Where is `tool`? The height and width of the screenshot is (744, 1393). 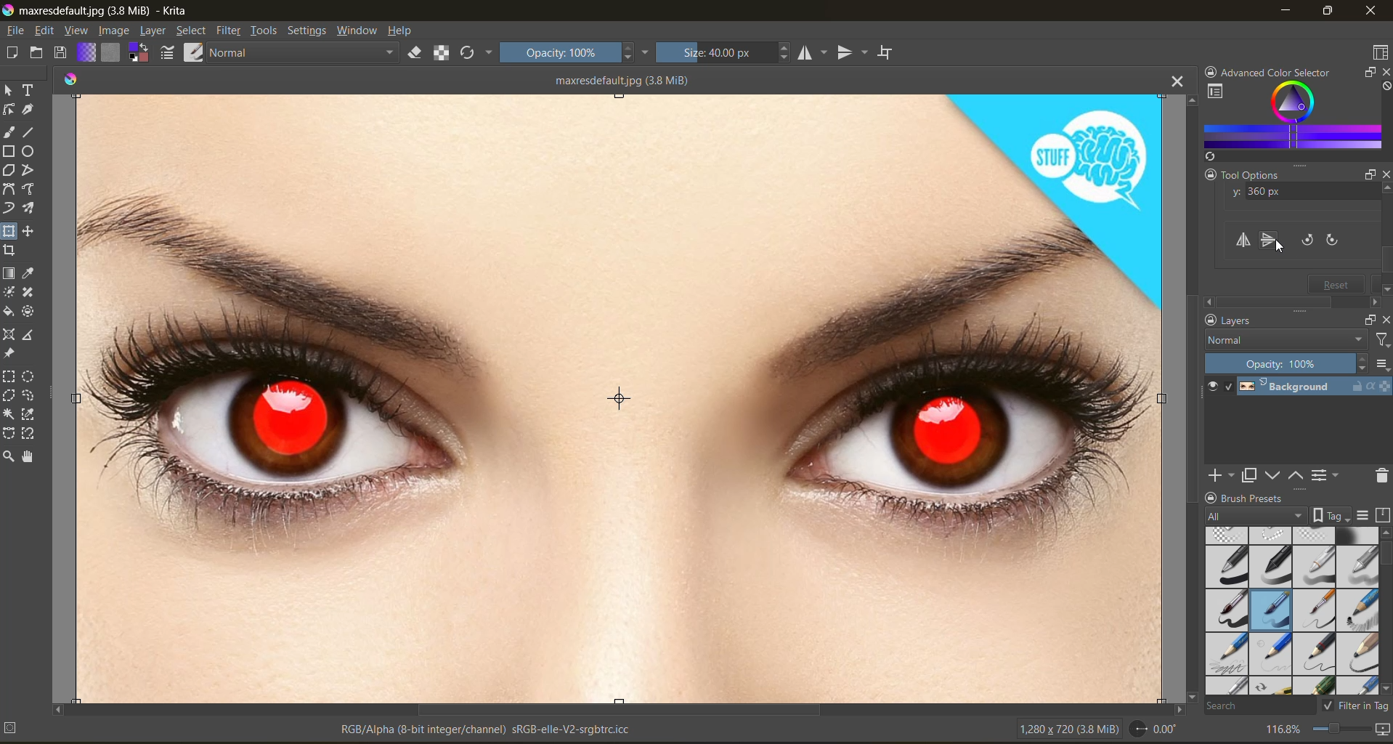
tool is located at coordinates (10, 151).